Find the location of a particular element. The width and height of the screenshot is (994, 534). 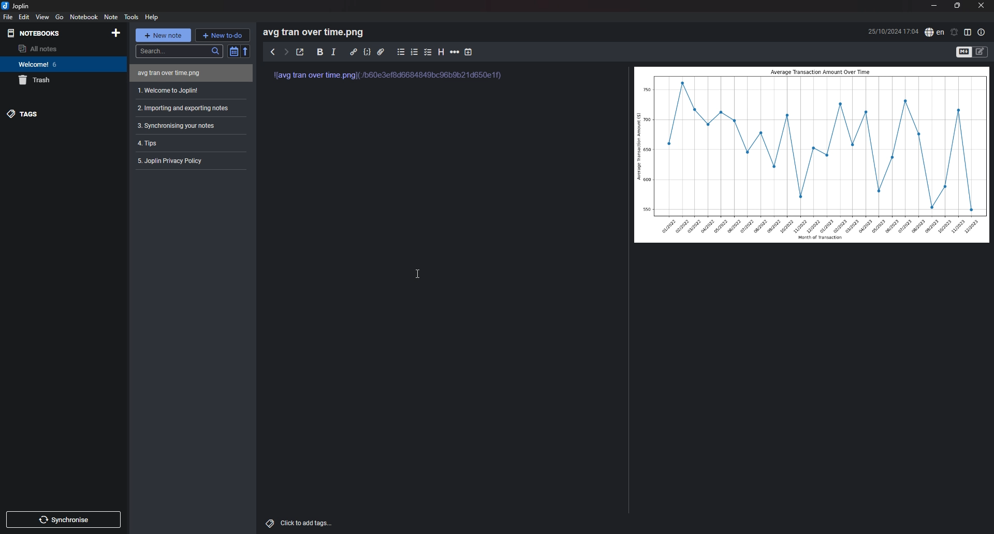

synchronise is located at coordinates (63, 520).